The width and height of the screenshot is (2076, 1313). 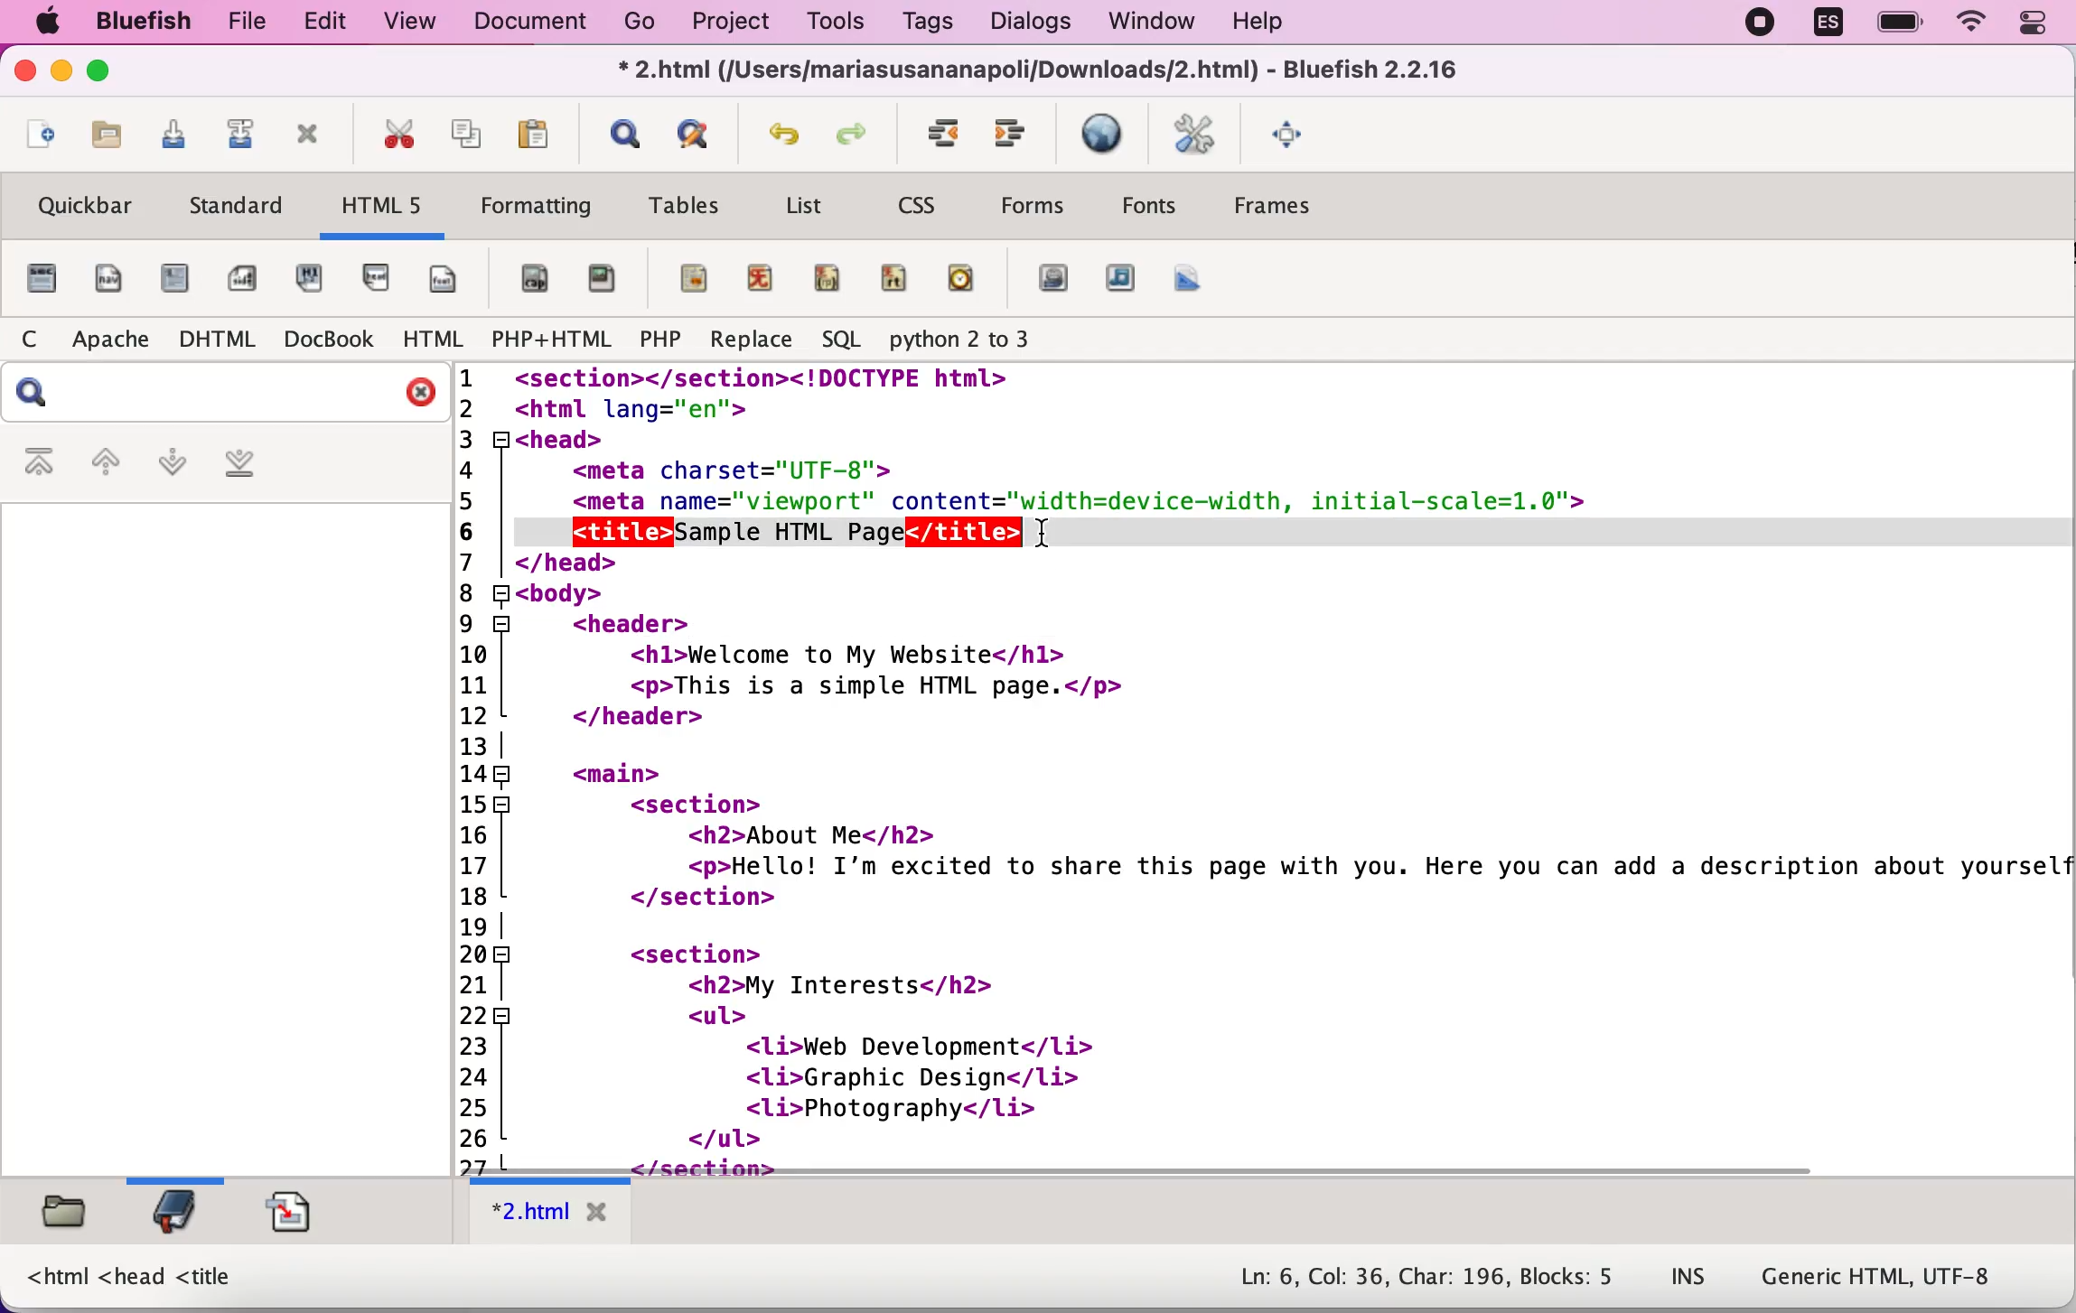 I want to click on new file, so click(x=36, y=140).